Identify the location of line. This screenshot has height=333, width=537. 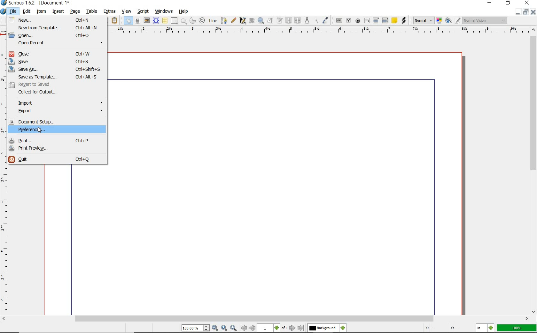
(214, 20).